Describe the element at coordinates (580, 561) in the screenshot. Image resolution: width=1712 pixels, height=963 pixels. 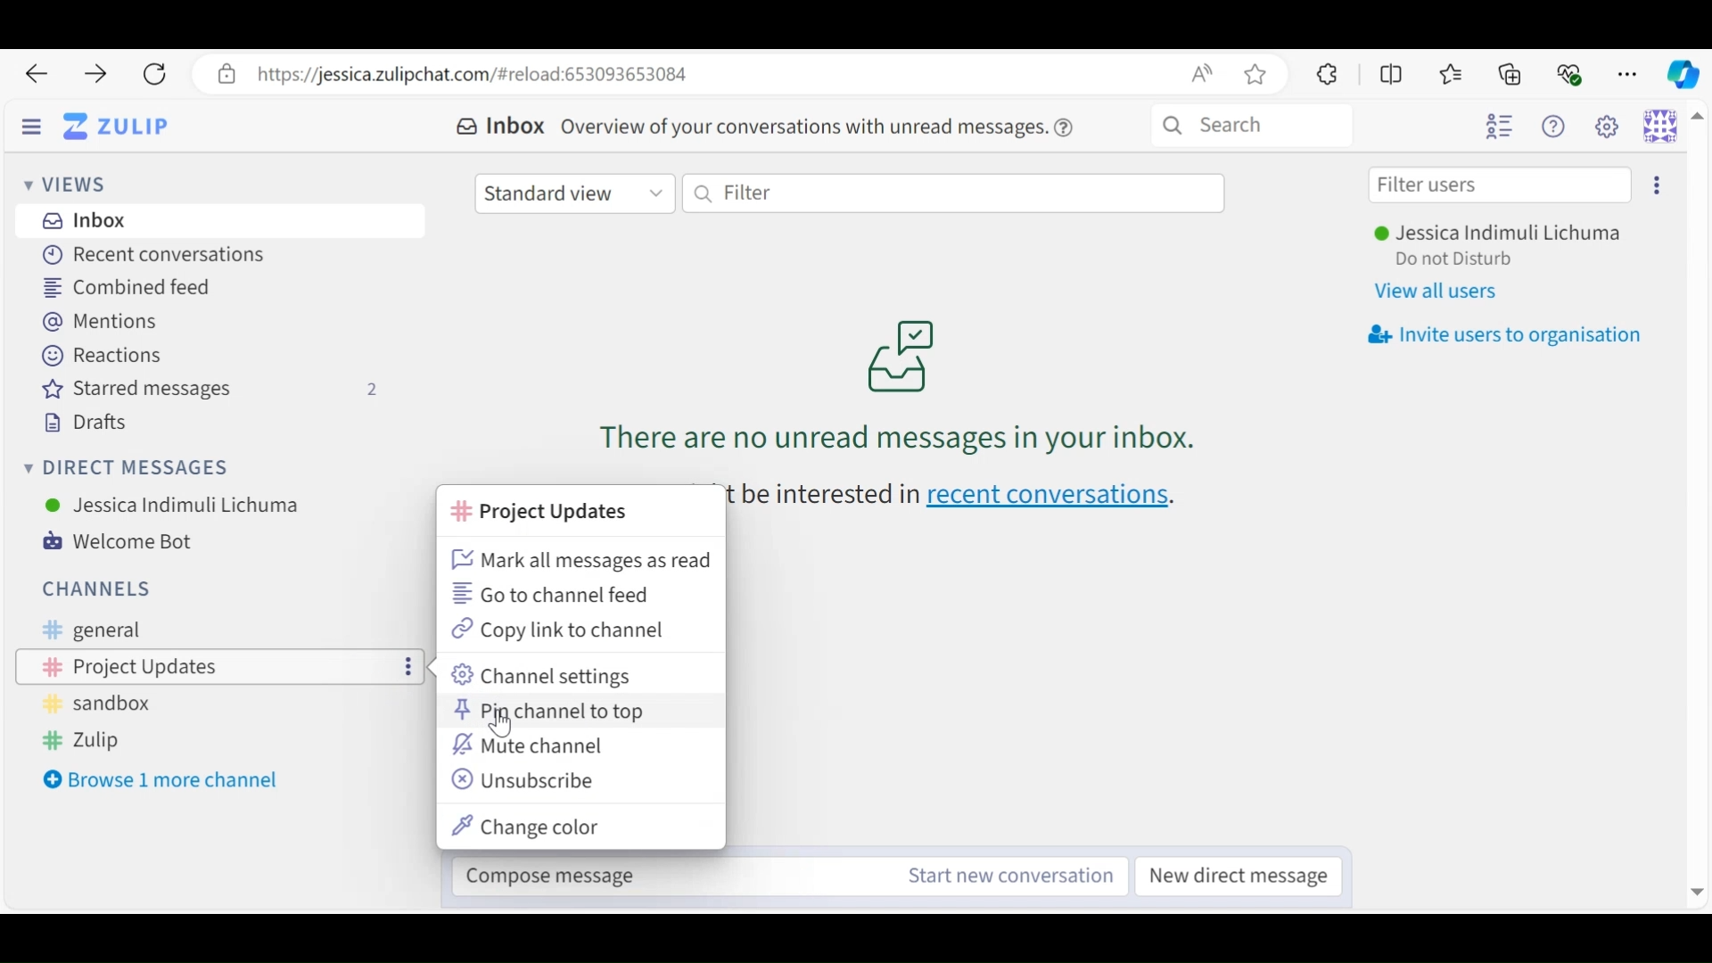
I see `Mark all messages as read` at that location.